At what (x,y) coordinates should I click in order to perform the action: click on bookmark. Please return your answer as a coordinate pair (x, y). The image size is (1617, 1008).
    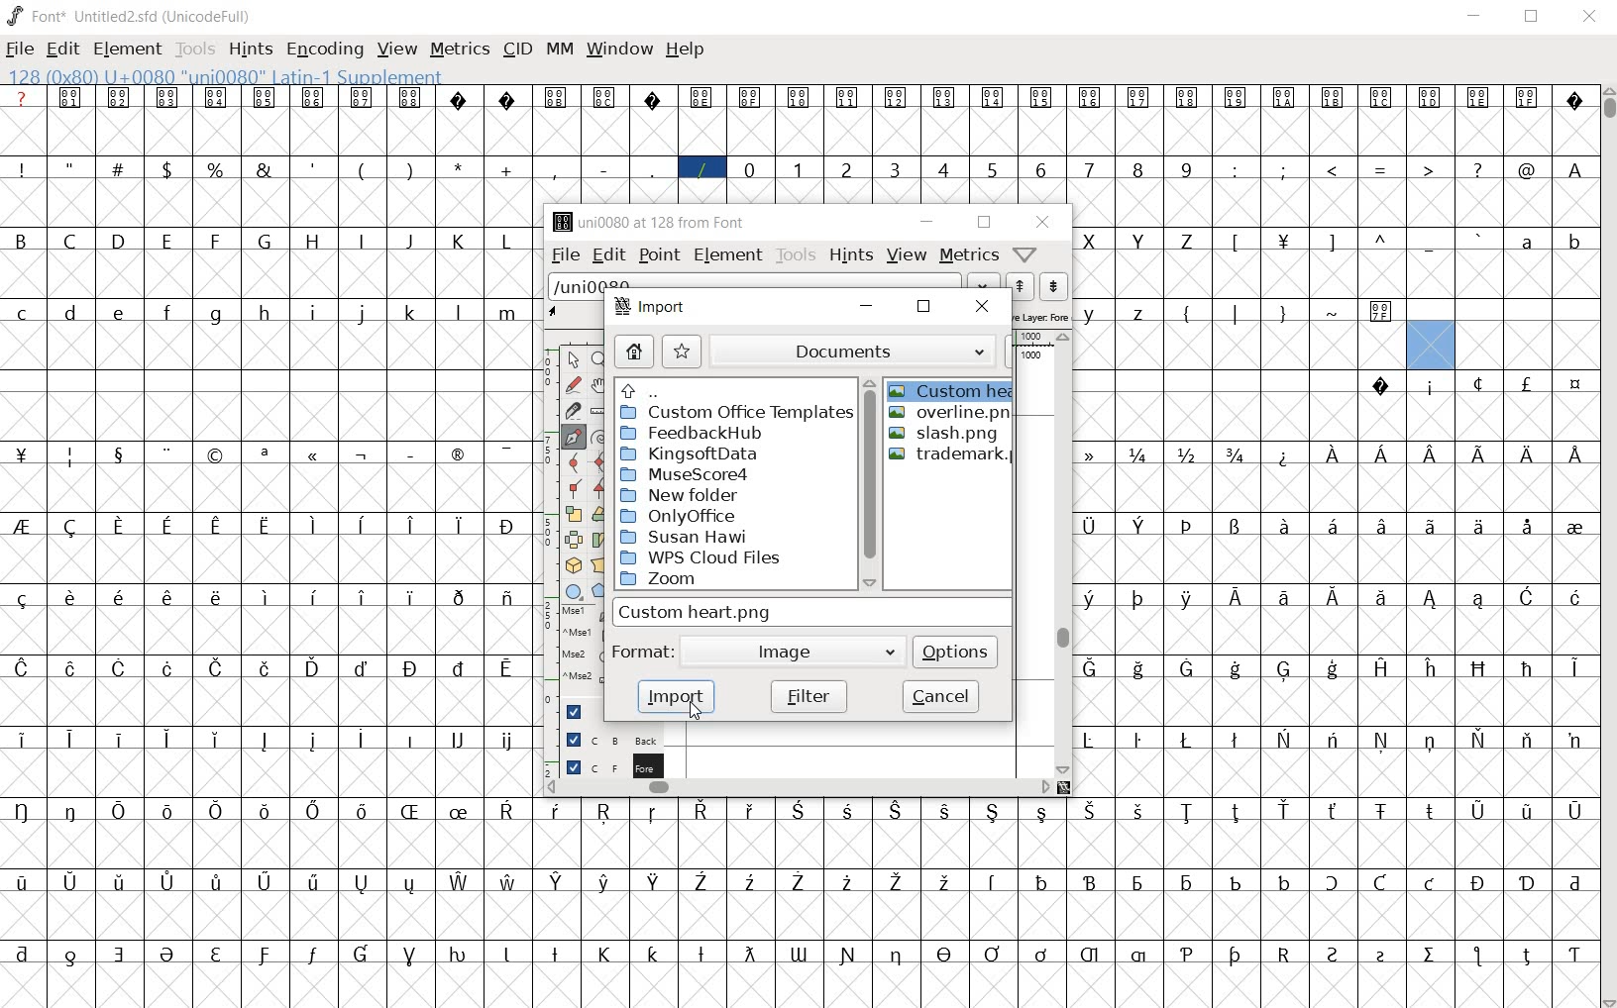
    Looking at the image, I should click on (683, 350).